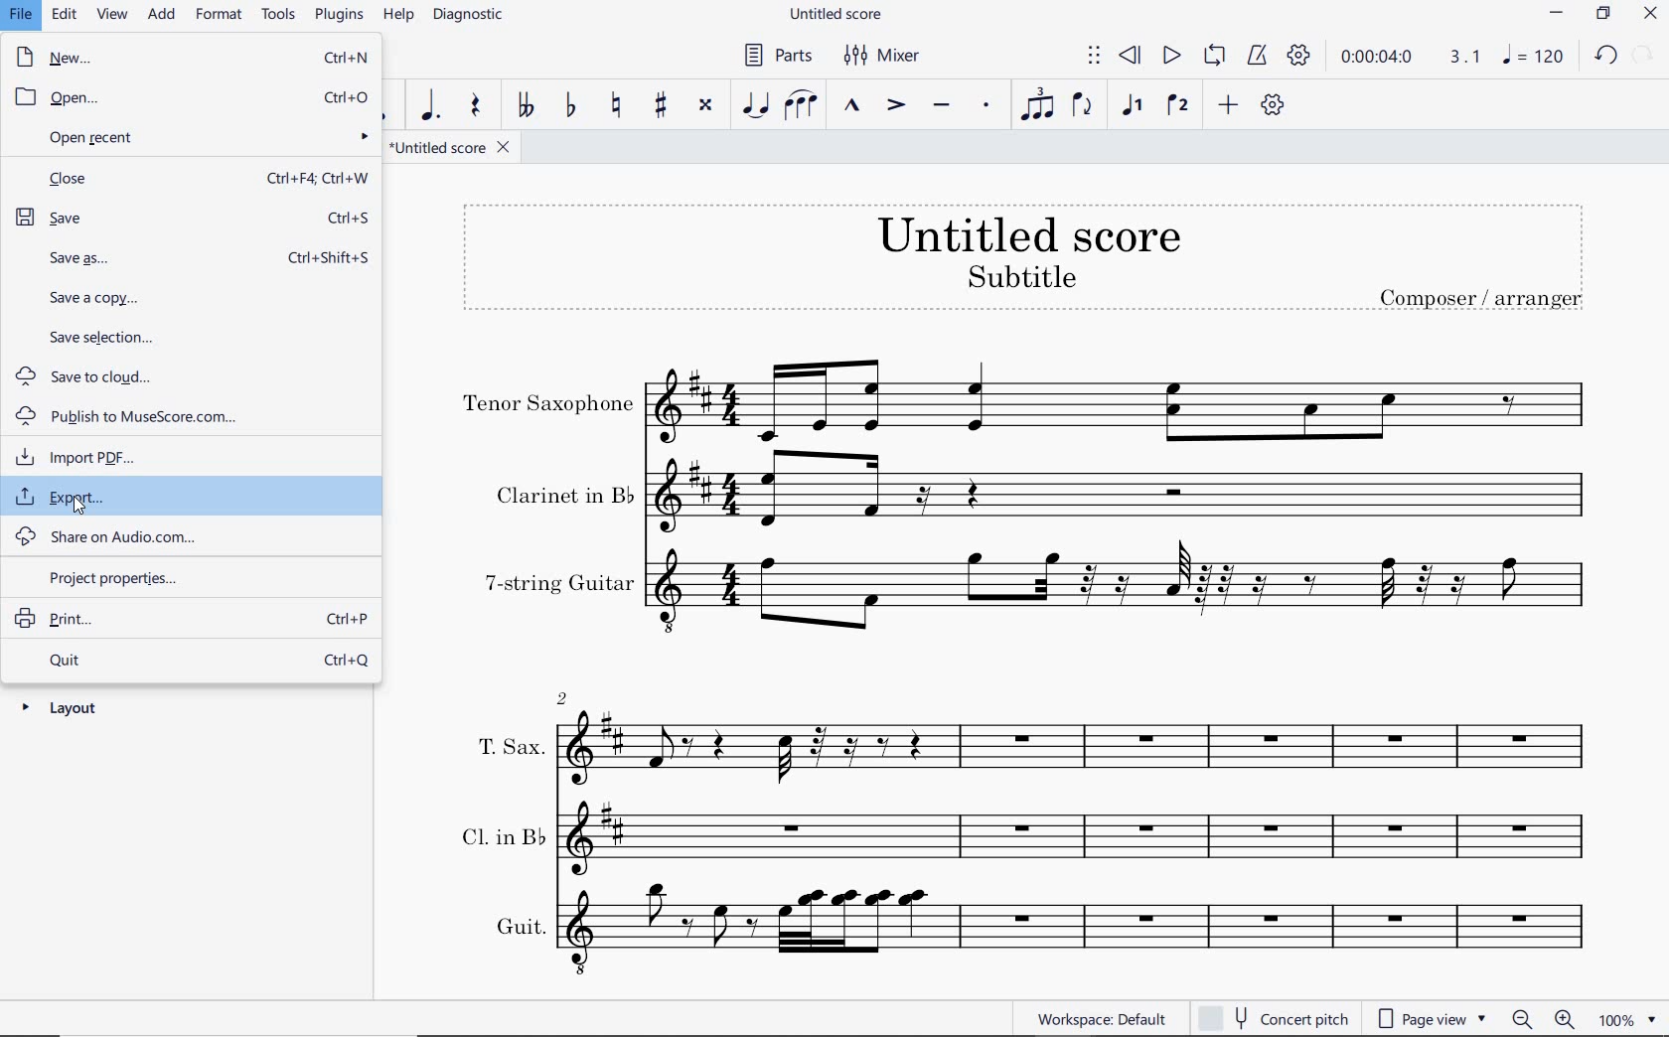 Image resolution: width=1669 pixels, height=1037 pixels. I want to click on EDIT, so click(65, 15).